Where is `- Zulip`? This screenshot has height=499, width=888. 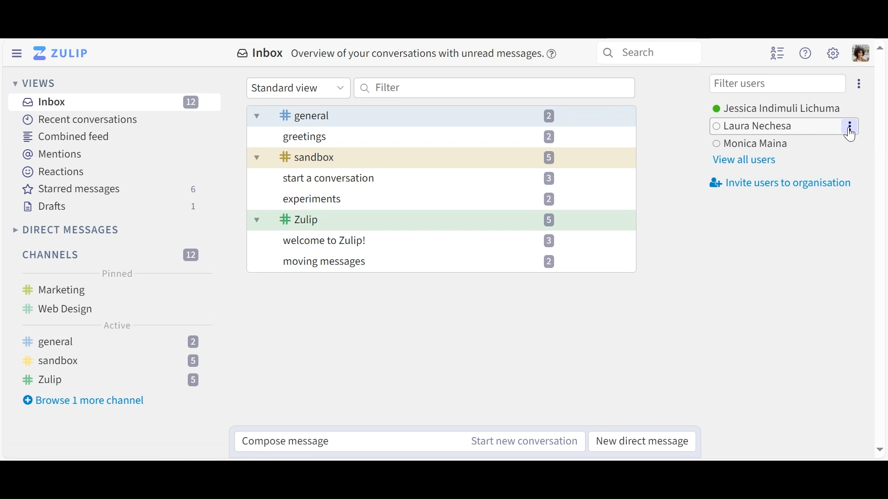 - Zulip is located at coordinates (421, 220).